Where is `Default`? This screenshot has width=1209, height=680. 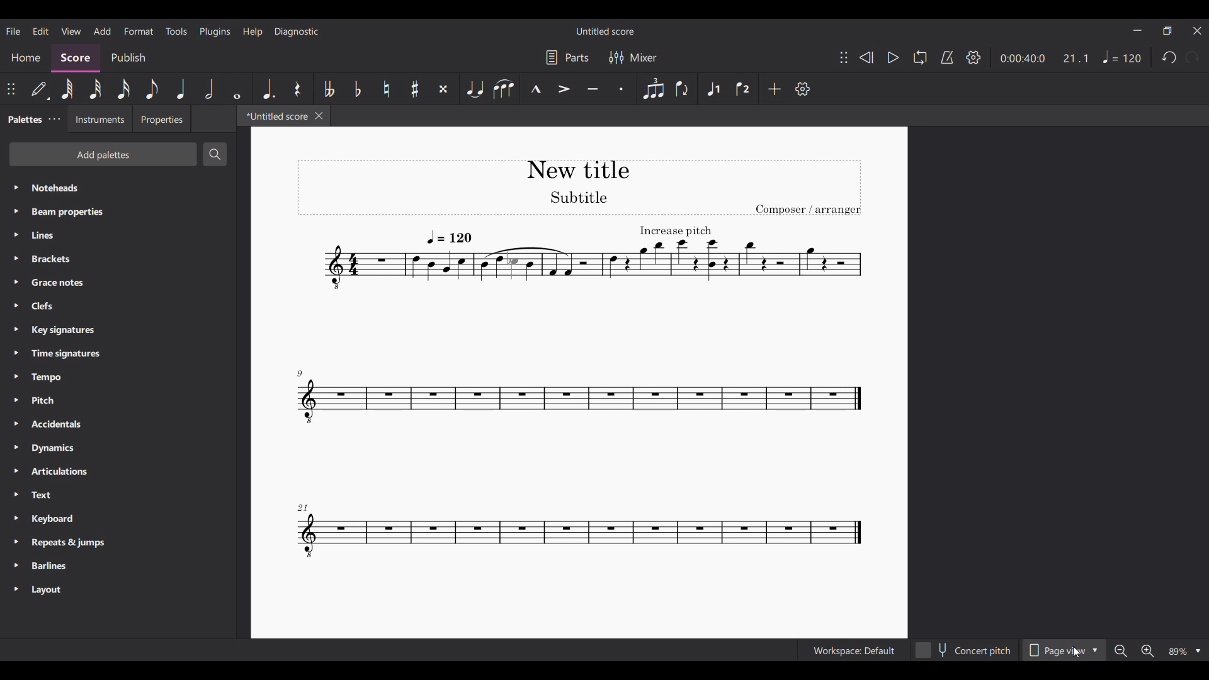
Default is located at coordinates (40, 88).